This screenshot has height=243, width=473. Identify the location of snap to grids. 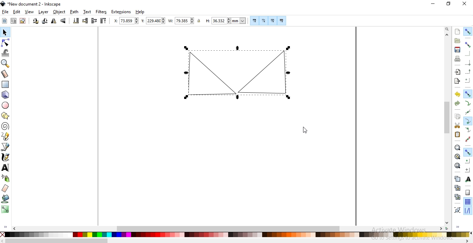
(467, 202).